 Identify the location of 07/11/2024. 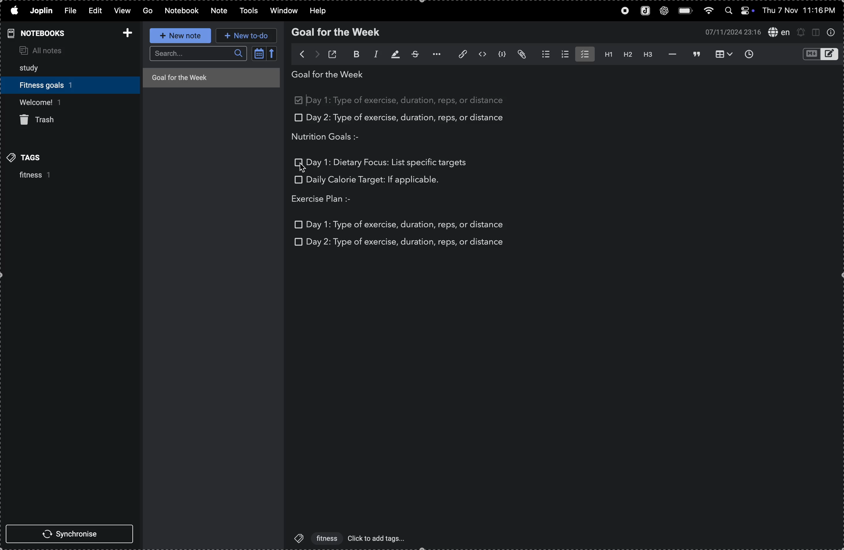
(730, 32).